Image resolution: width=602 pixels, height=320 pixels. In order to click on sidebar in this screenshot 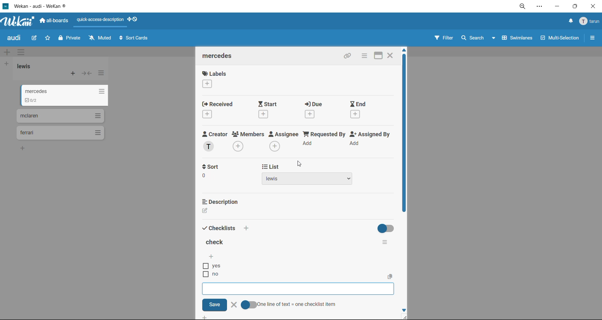, I will do `click(593, 38)`.